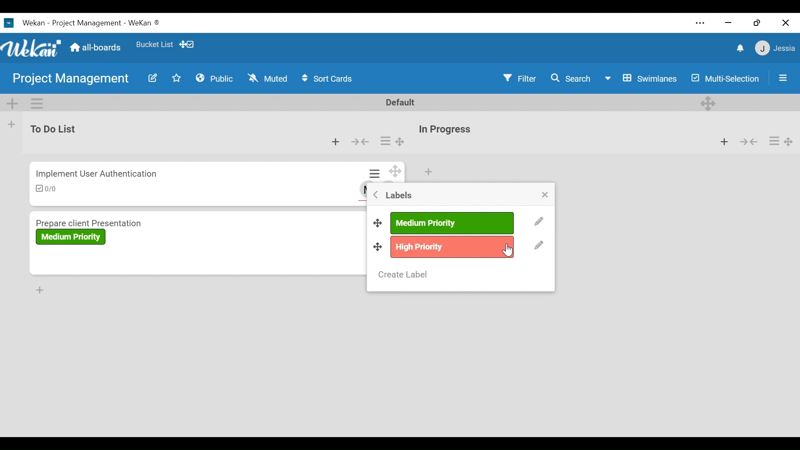  Describe the element at coordinates (538, 222) in the screenshot. I see `Edit` at that location.